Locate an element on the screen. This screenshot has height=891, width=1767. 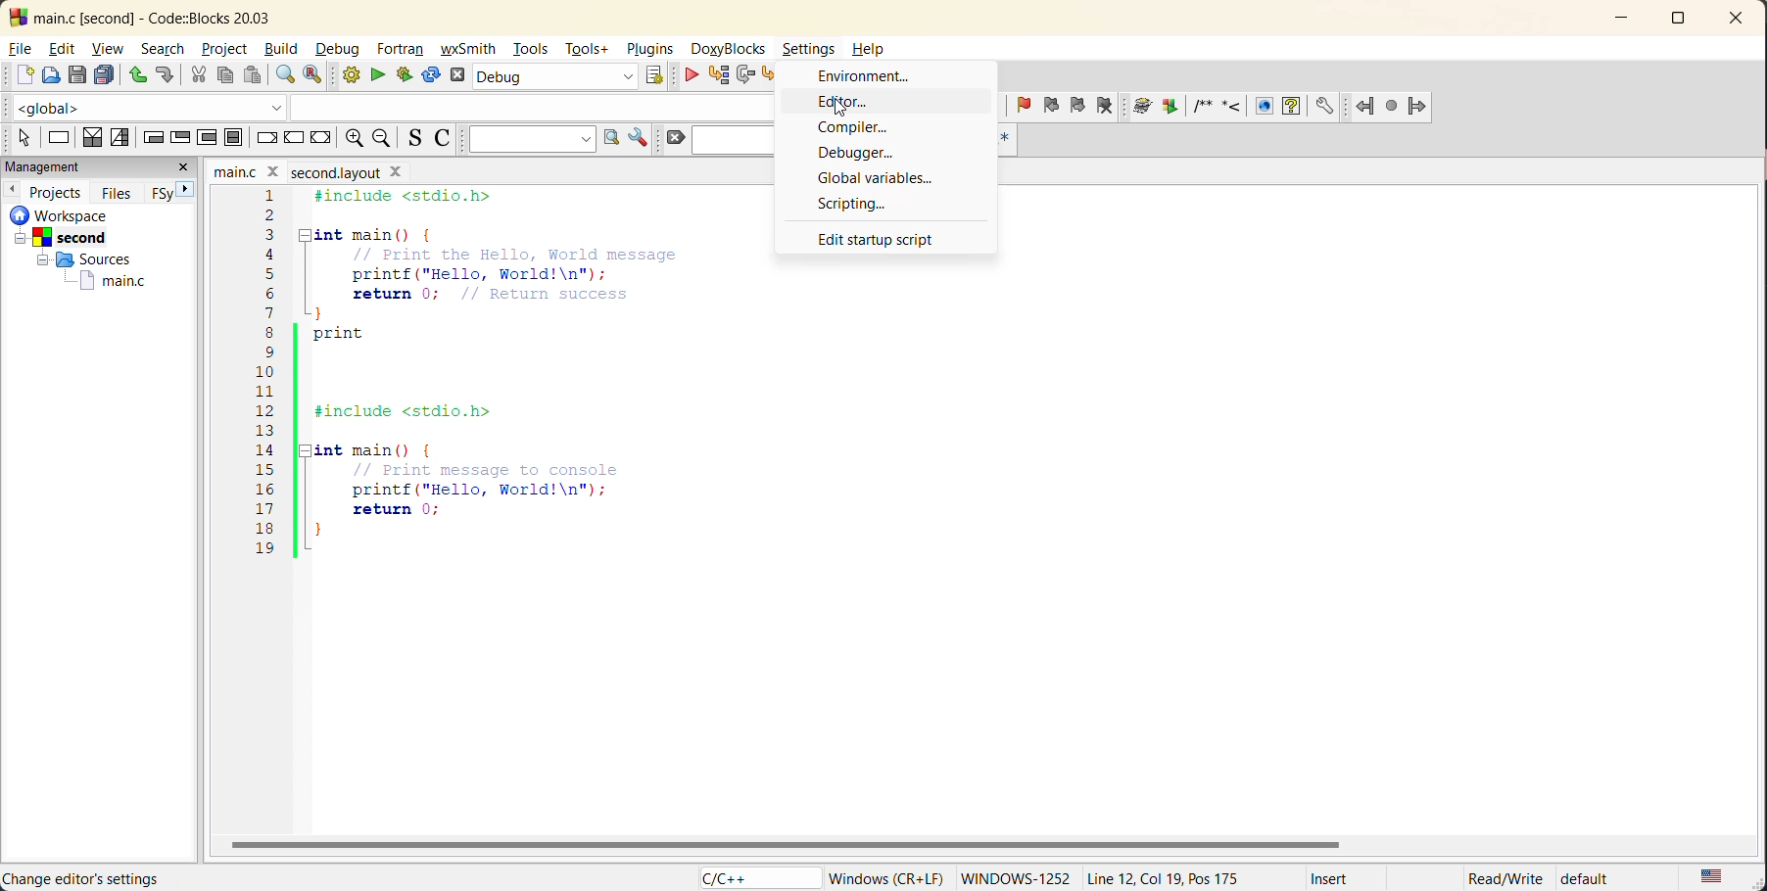
block instruction is located at coordinates (236, 137).